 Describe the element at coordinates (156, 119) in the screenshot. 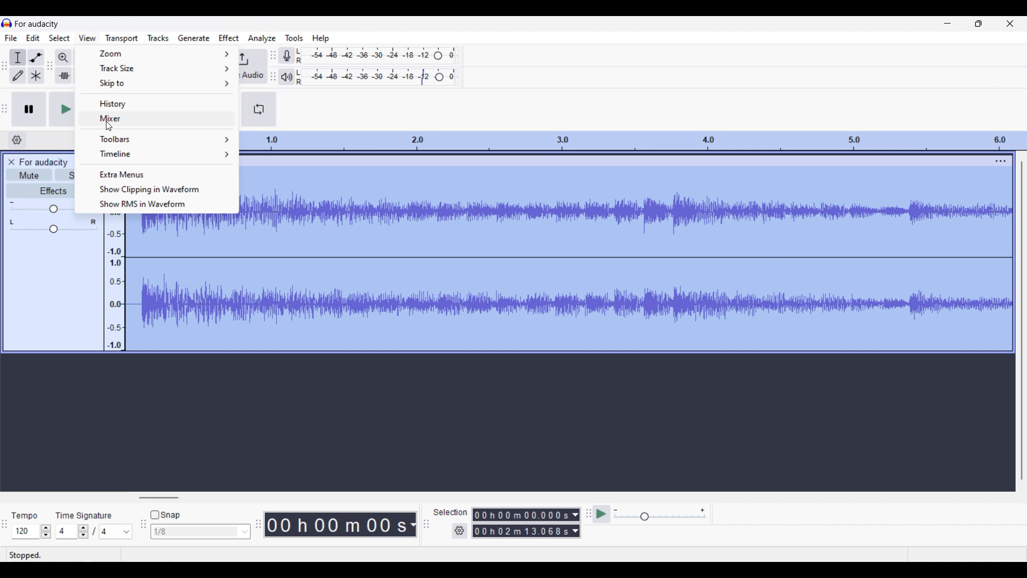

I see `Mixer` at that location.